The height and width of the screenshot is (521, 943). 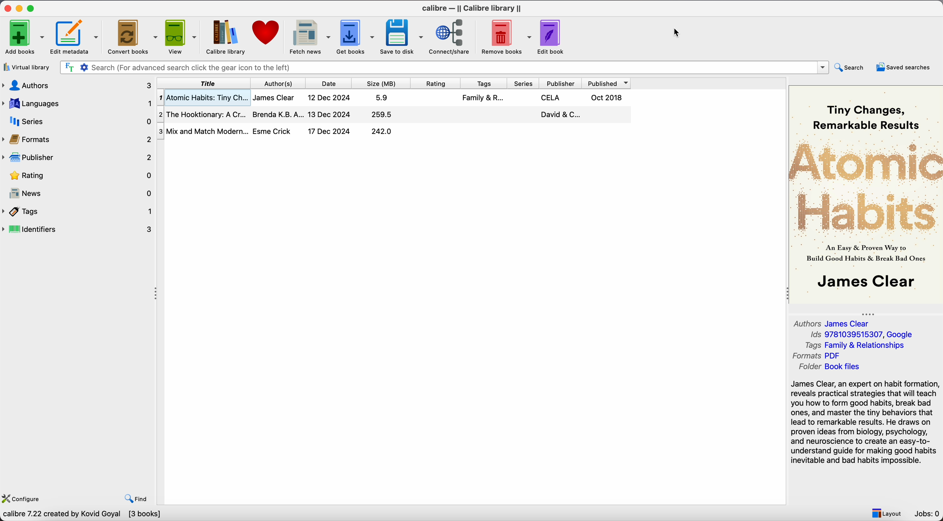 What do you see at coordinates (78, 230) in the screenshot?
I see `identifiers` at bounding box center [78, 230].